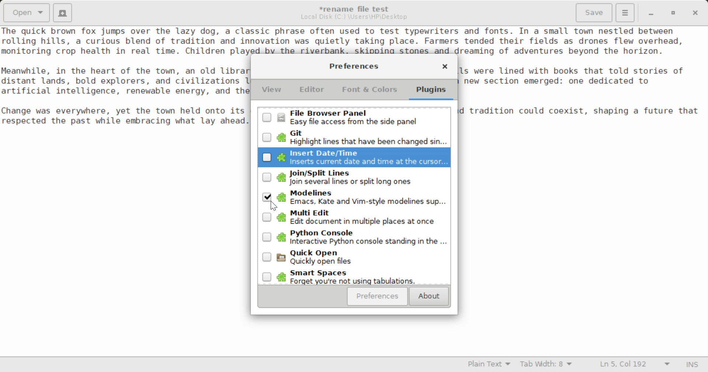  I want to click on Selected Language, so click(489, 365).